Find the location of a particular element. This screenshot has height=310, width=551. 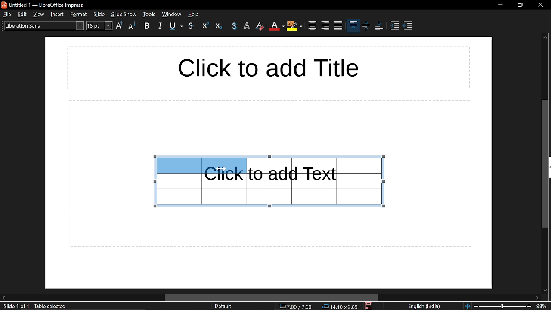

vertical scrollbar is located at coordinates (545, 164).